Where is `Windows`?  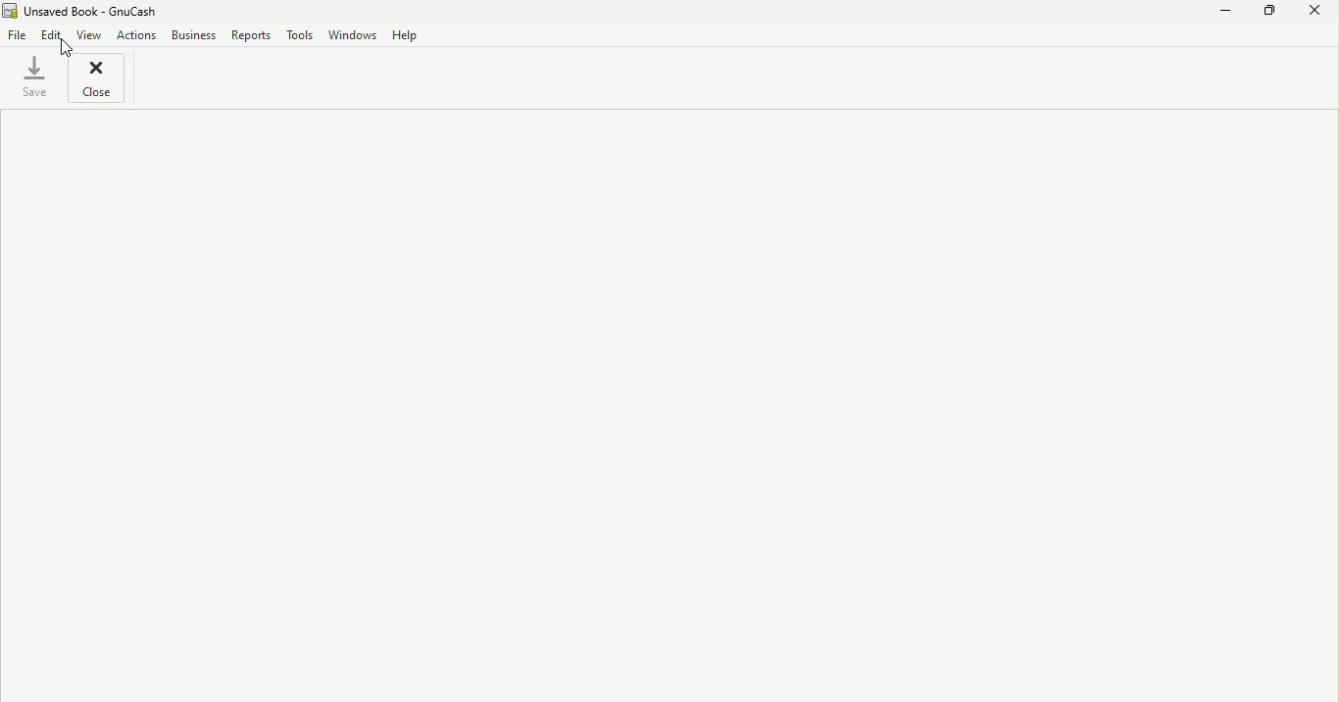 Windows is located at coordinates (350, 35).